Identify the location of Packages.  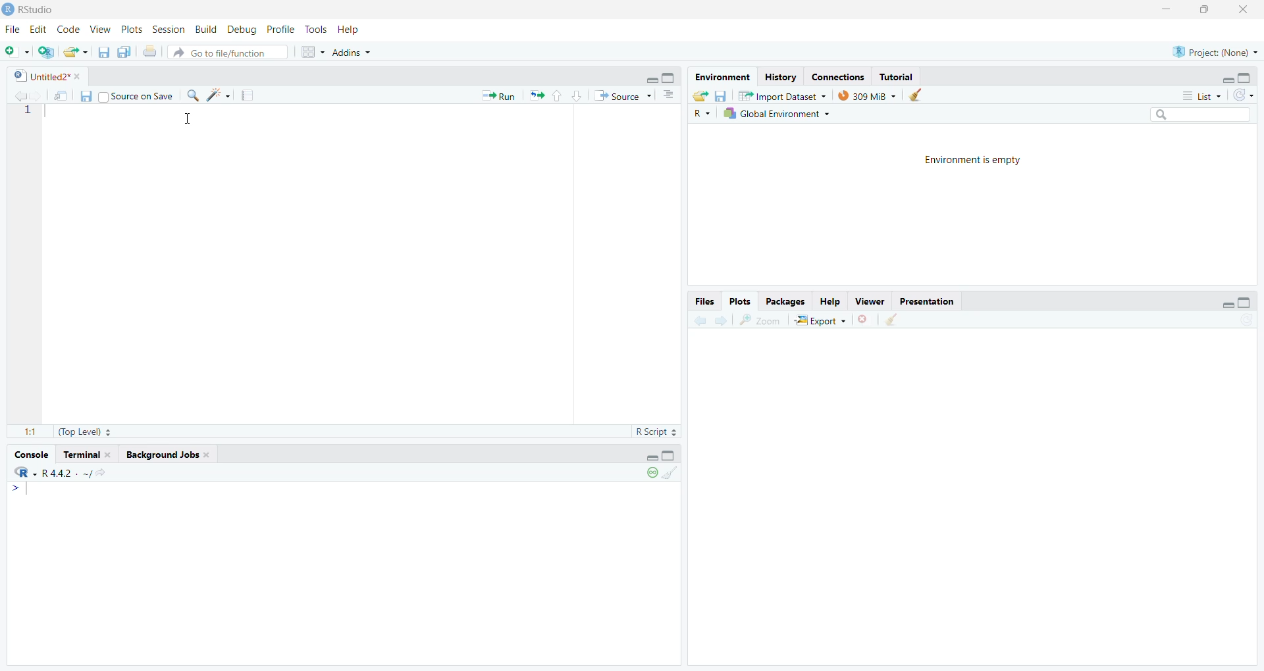
(783, 301).